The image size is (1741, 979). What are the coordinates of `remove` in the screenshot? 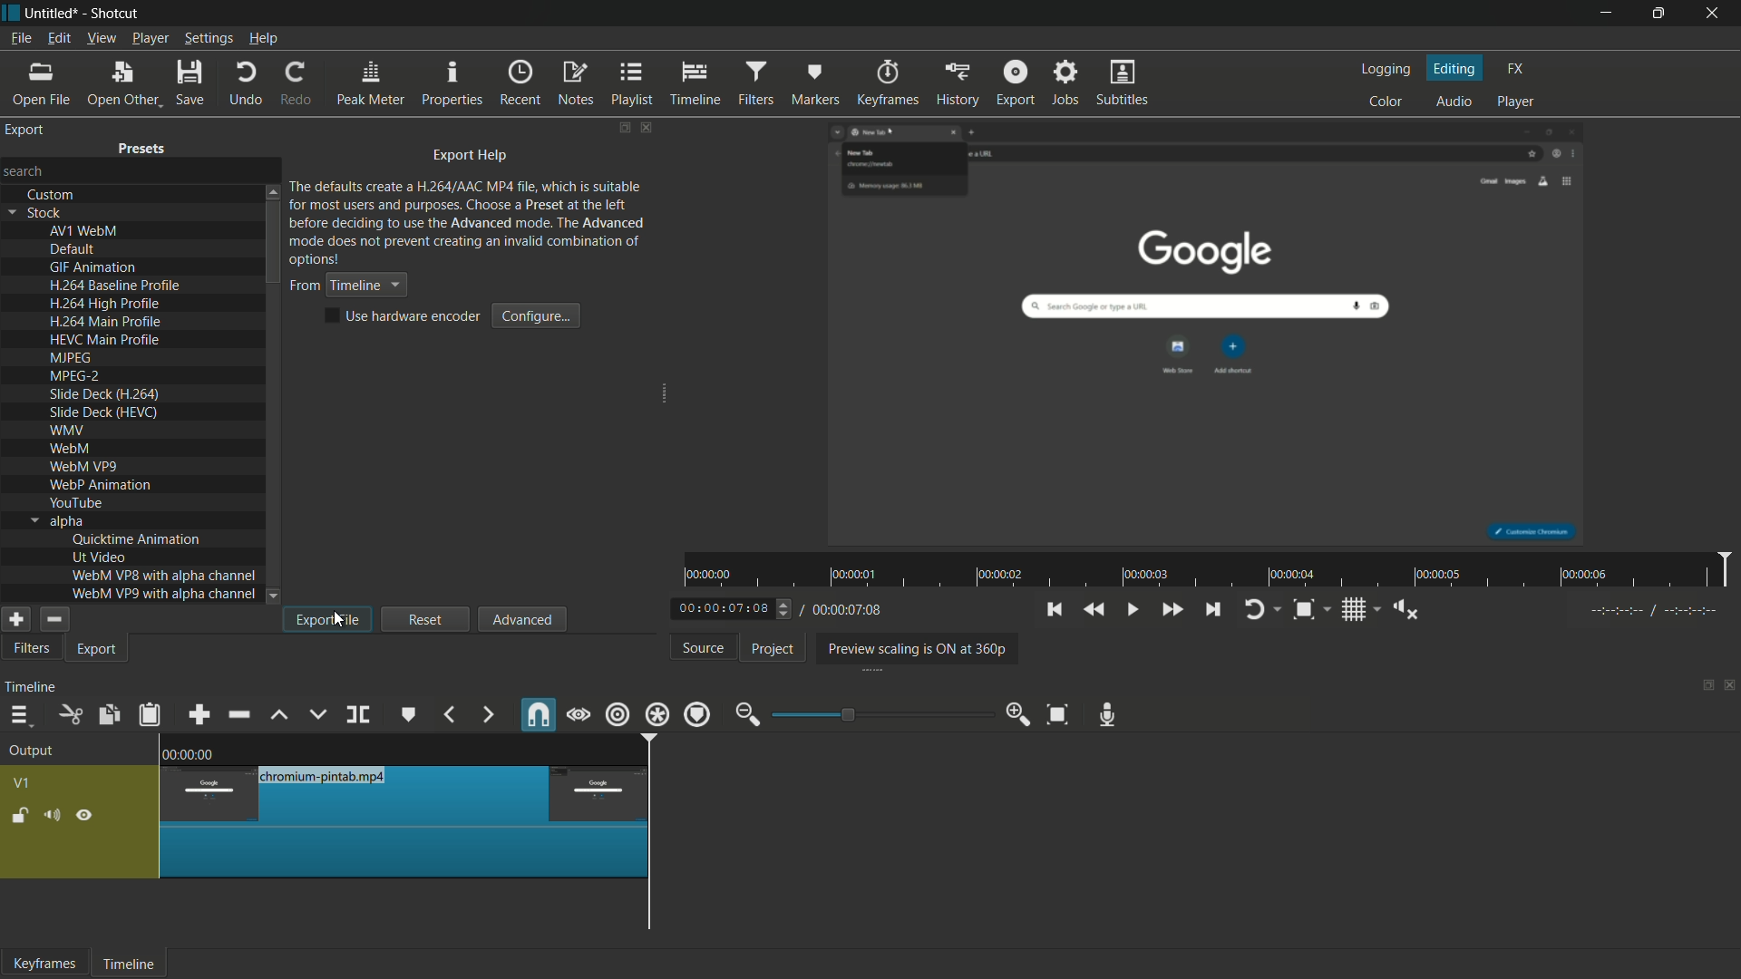 It's located at (53, 619).